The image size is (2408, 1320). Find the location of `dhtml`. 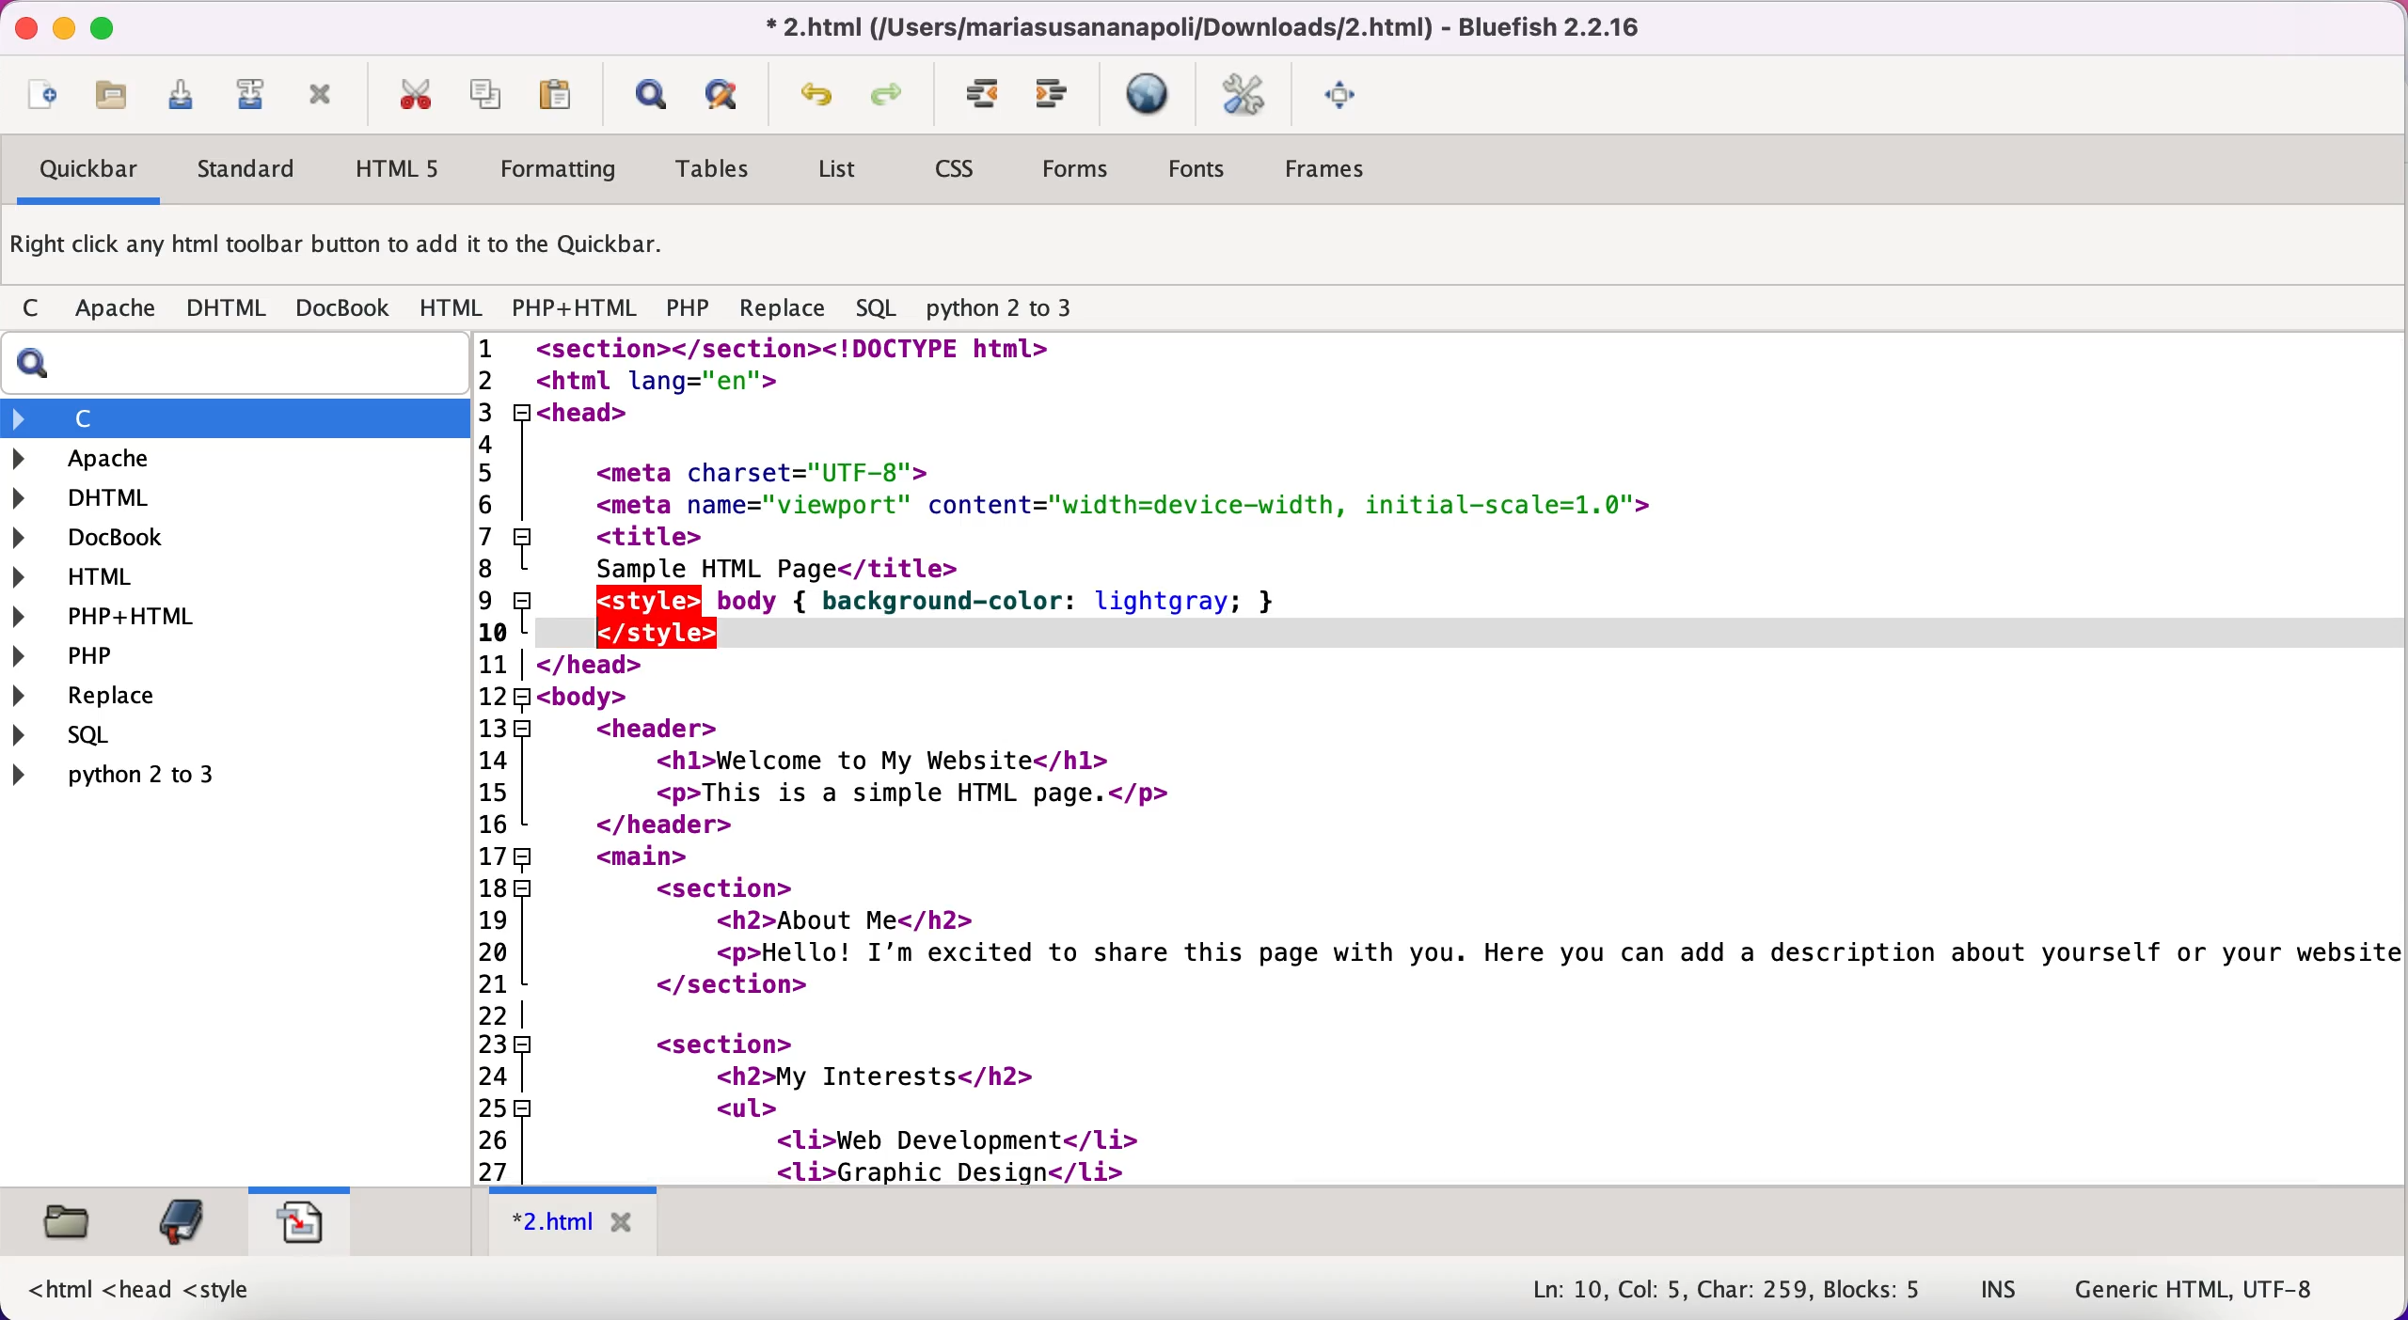

dhtml is located at coordinates (95, 495).